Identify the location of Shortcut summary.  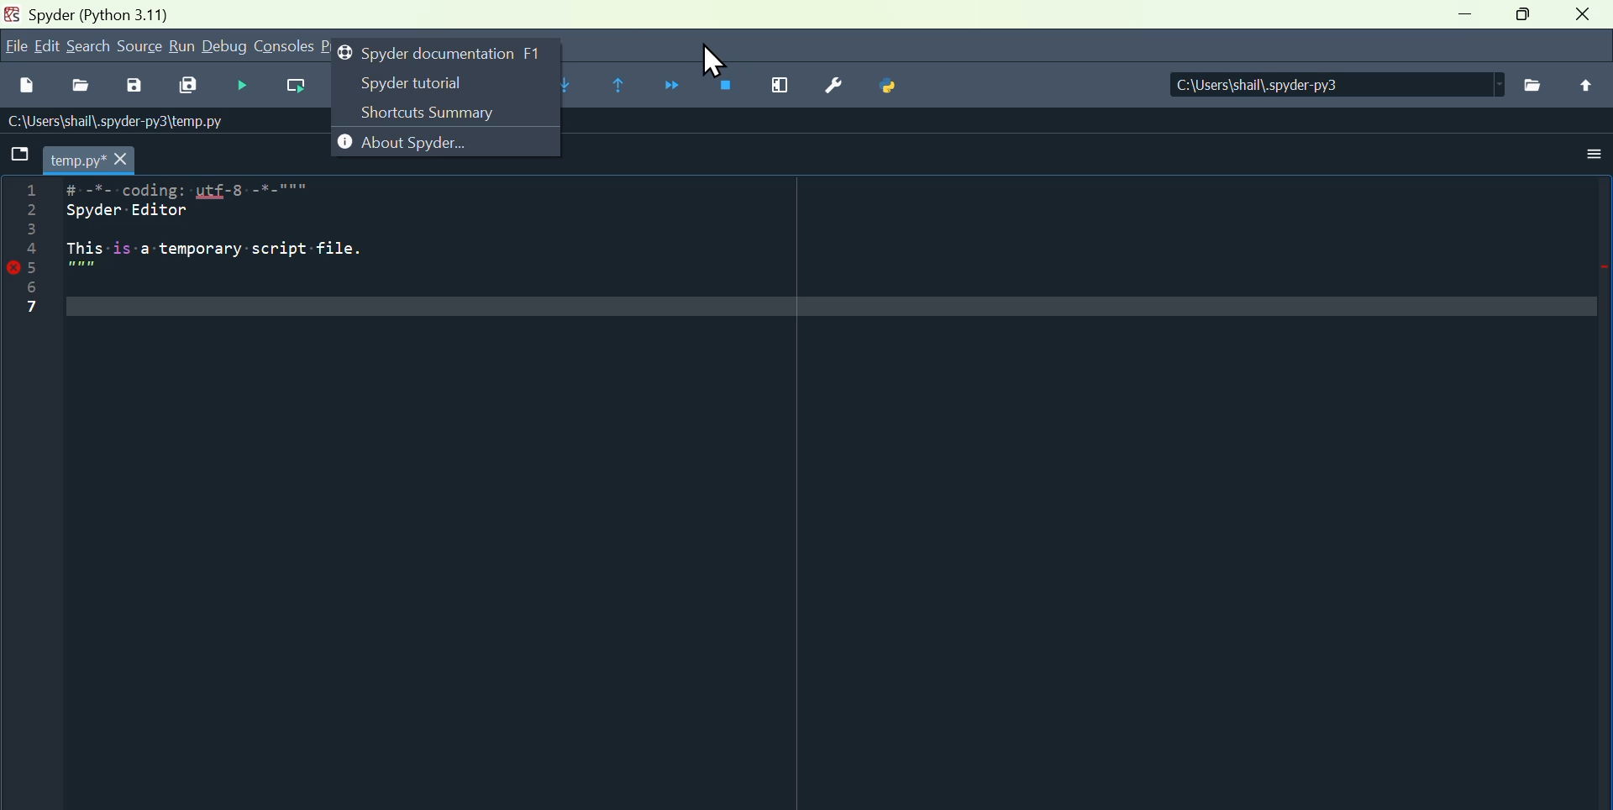
(442, 112).